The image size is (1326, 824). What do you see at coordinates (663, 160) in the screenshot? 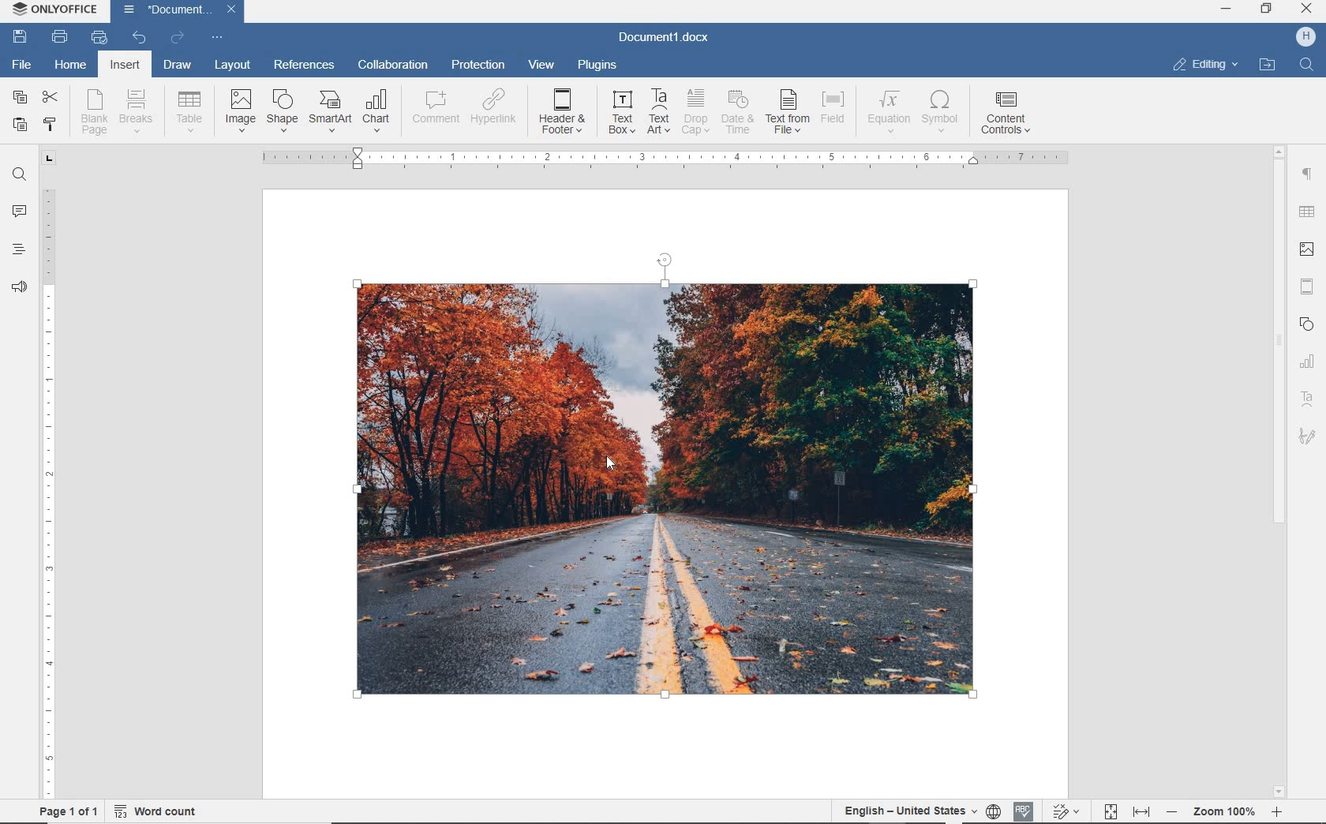
I see `ruler` at bounding box center [663, 160].